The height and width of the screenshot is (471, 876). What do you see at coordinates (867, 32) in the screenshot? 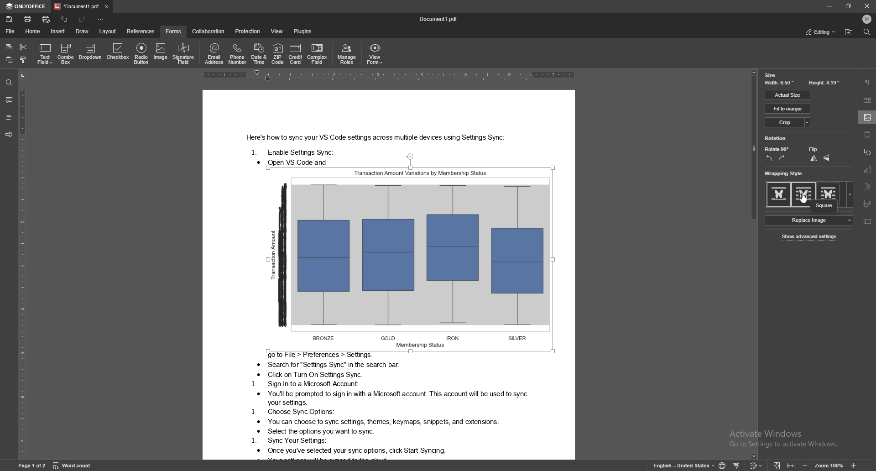
I see `find` at bounding box center [867, 32].